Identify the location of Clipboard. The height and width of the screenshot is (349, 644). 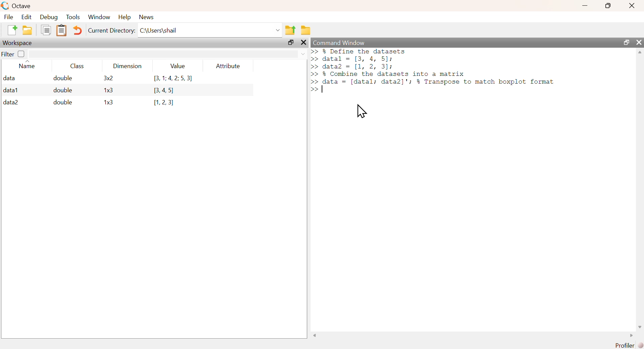
(61, 31).